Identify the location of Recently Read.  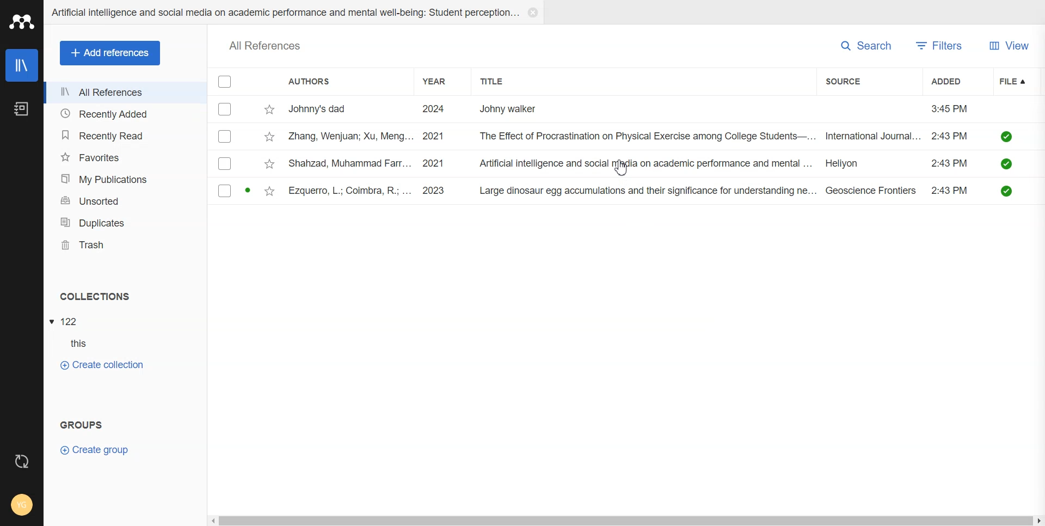
(124, 136).